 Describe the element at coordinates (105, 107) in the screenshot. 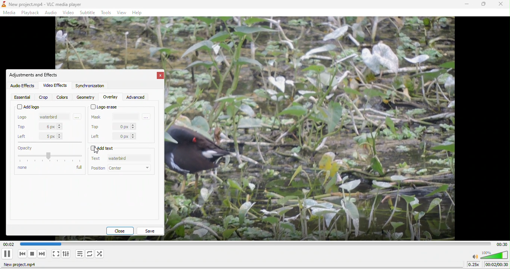

I see `logo erase` at that location.